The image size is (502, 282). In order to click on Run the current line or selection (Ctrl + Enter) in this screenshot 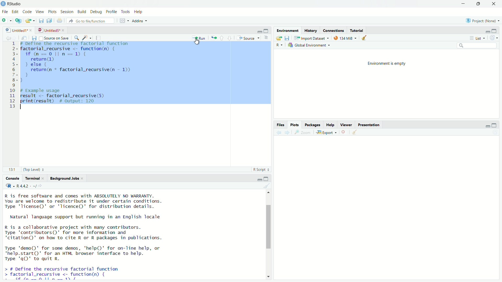, I will do `click(199, 37)`.